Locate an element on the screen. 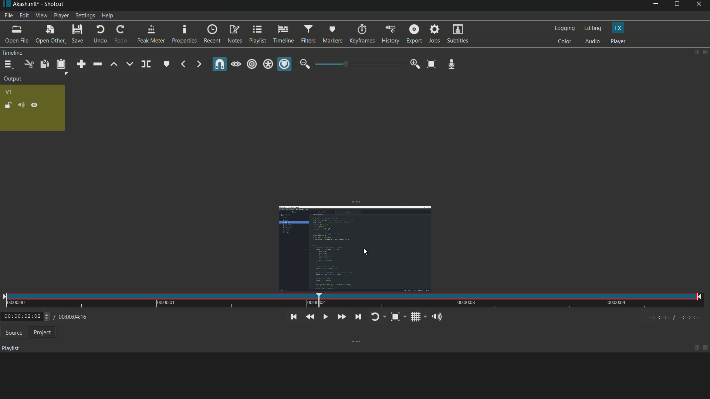  logging is located at coordinates (563, 28).